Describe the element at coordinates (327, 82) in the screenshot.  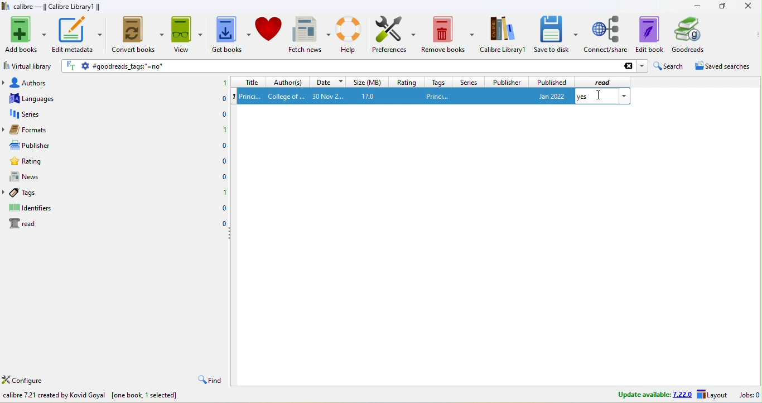
I see `date` at that location.